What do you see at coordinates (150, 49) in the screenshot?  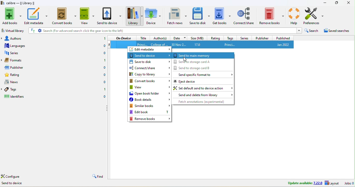 I see `edit metadata` at bounding box center [150, 49].